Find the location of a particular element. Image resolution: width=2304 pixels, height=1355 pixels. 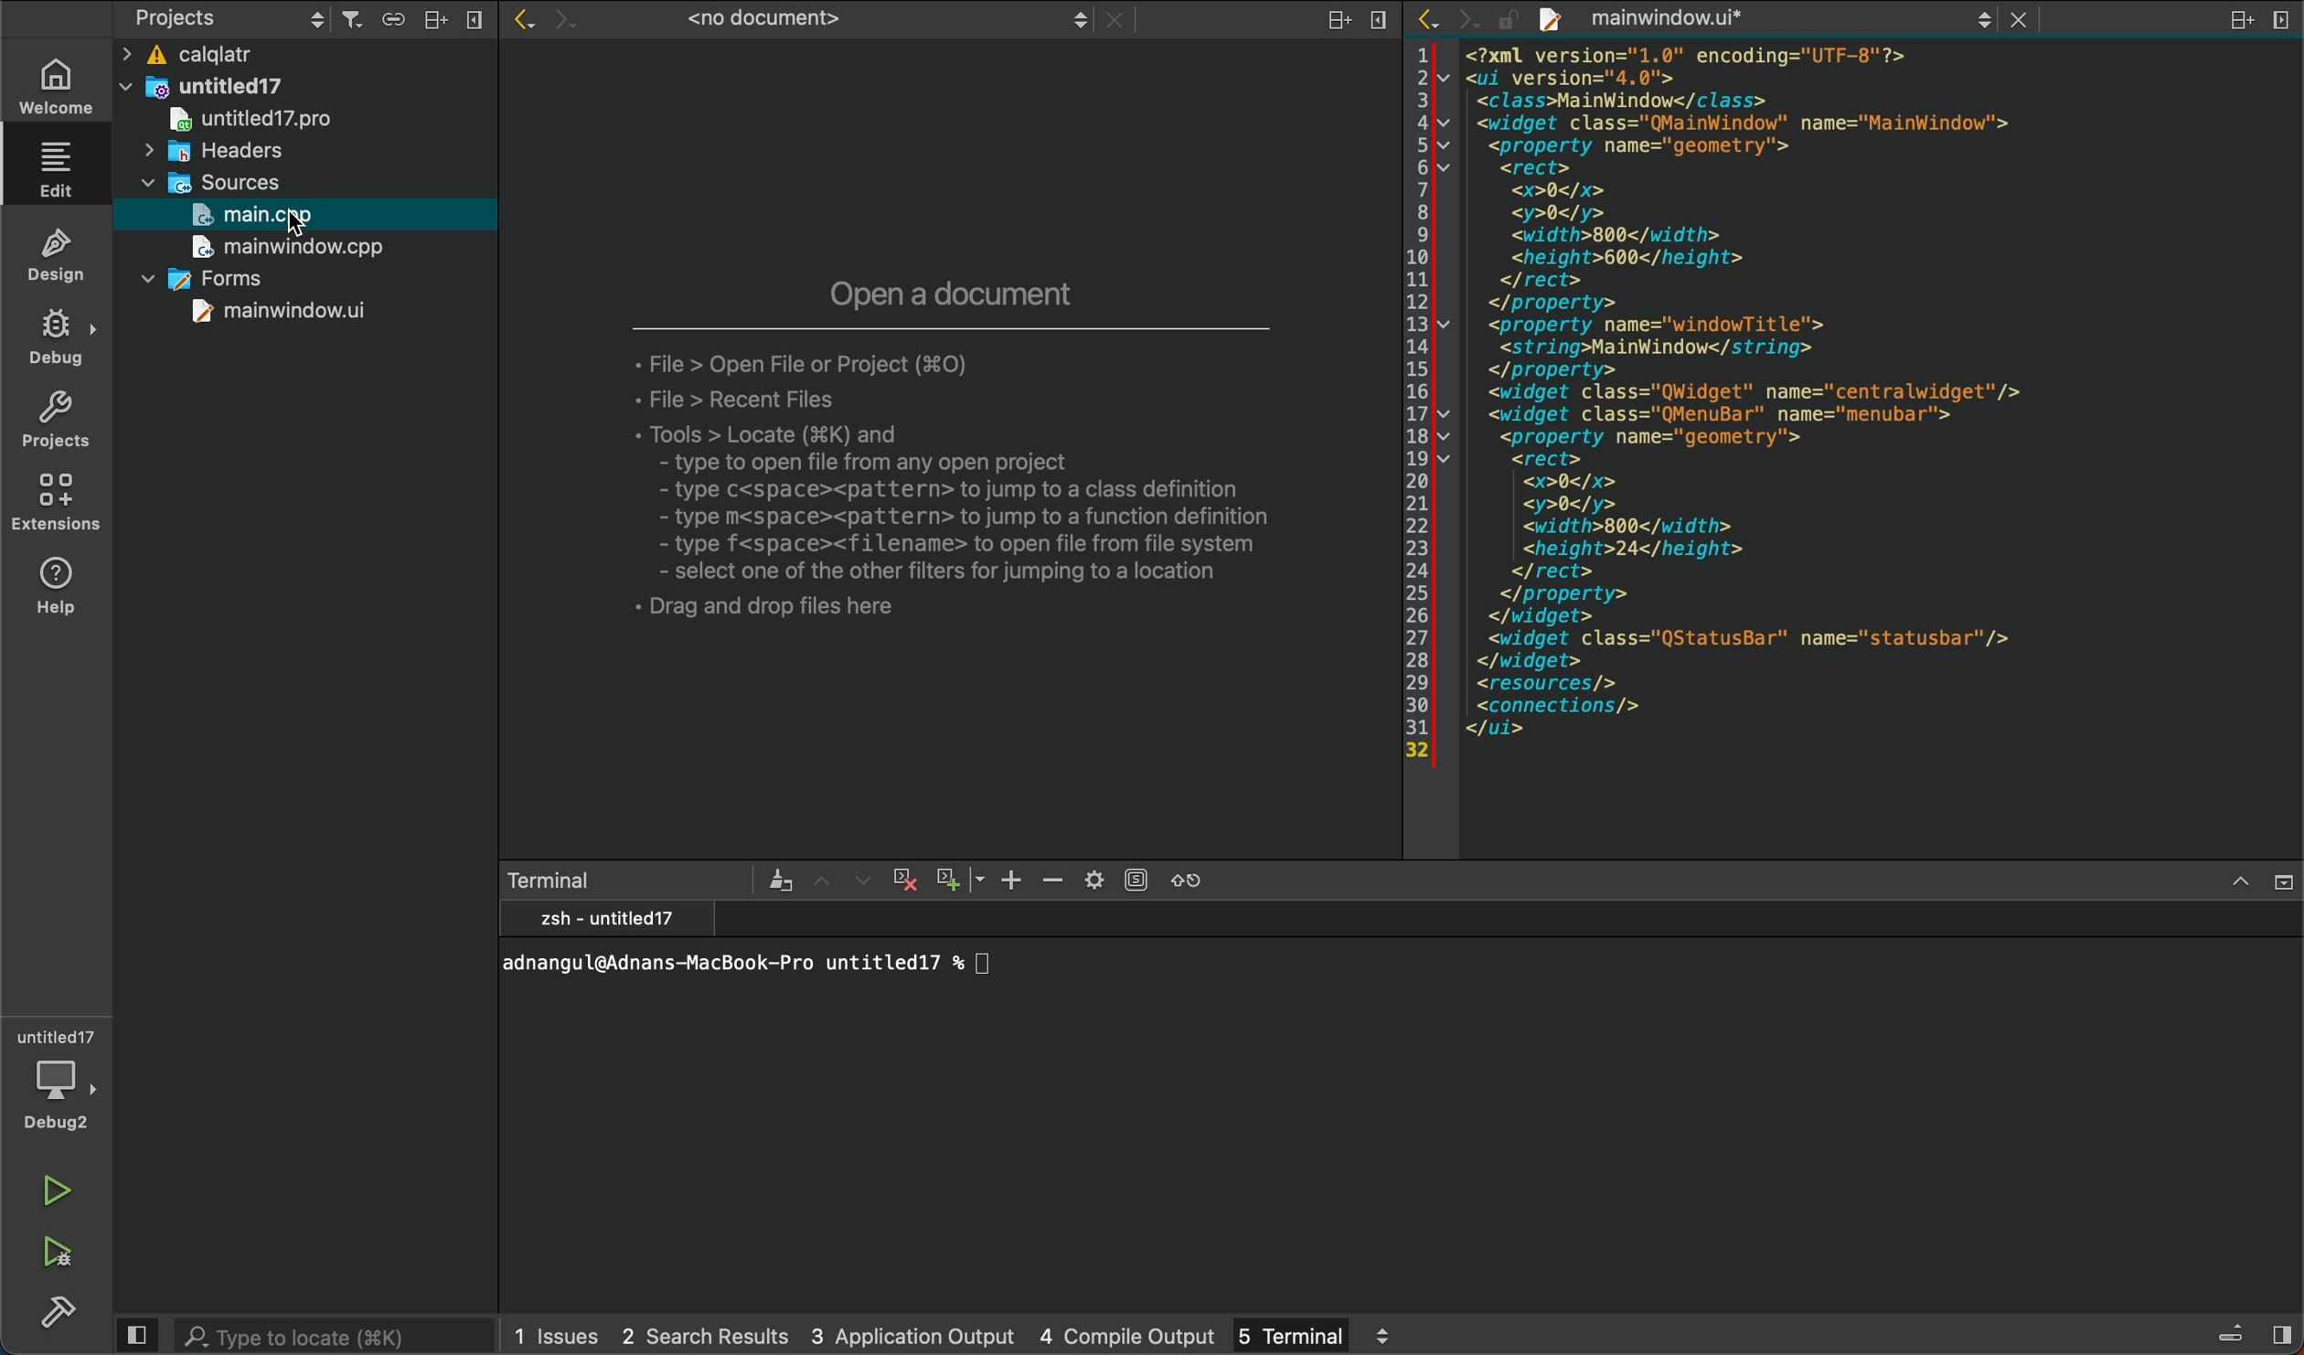

close document is located at coordinates (2029, 19).